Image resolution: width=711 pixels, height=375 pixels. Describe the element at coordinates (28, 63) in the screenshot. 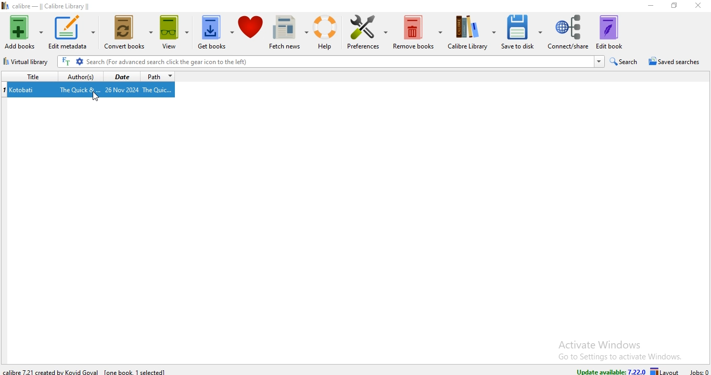

I see `virtual library` at that location.